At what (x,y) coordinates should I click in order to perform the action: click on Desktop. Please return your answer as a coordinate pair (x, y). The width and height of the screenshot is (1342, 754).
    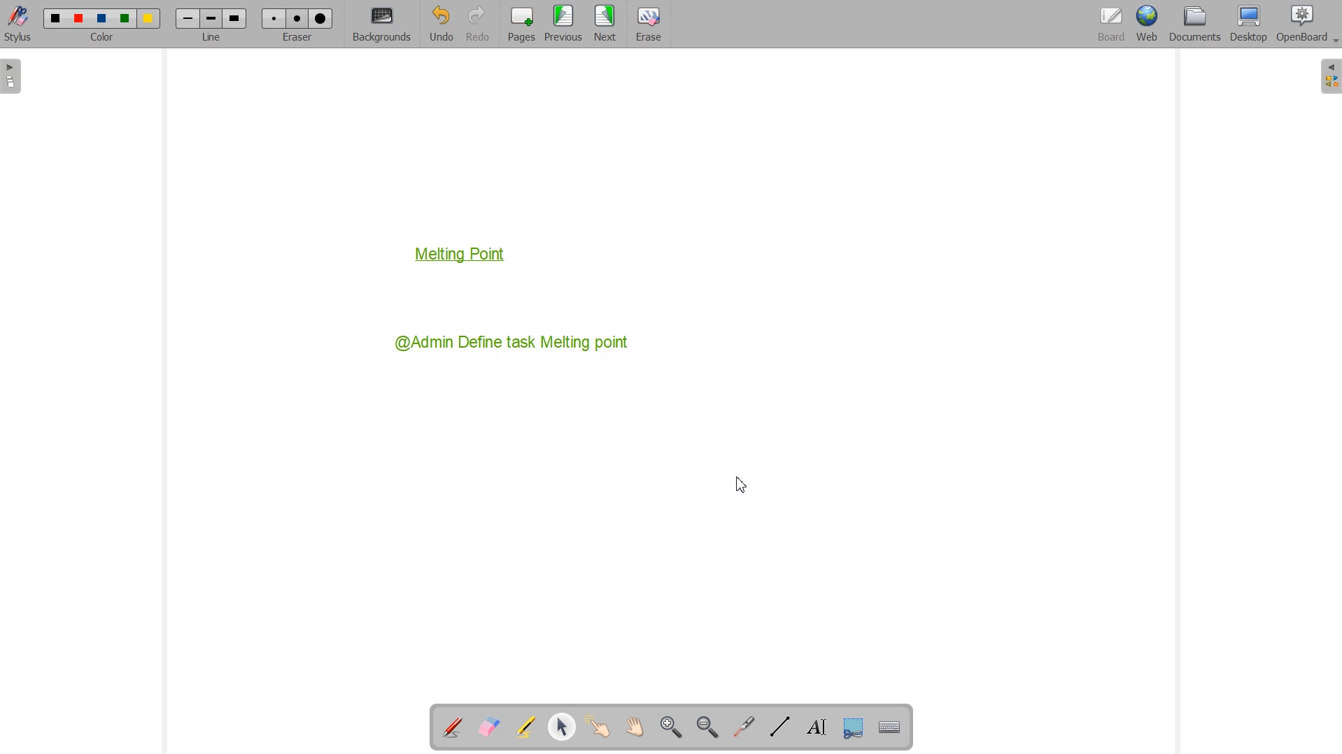
    Looking at the image, I should click on (1250, 24).